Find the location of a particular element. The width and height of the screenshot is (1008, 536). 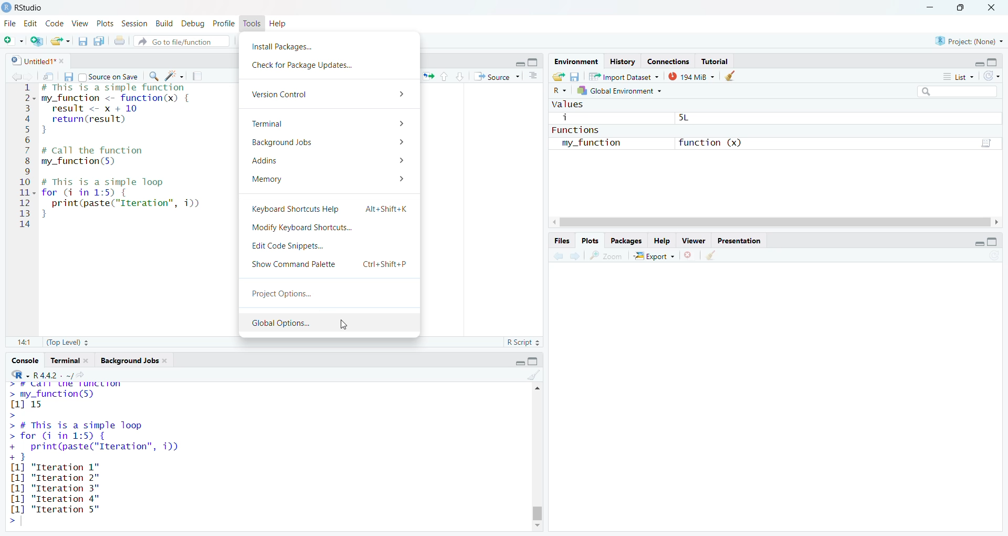

[1] "Iteration 3" is located at coordinates (54, 489).